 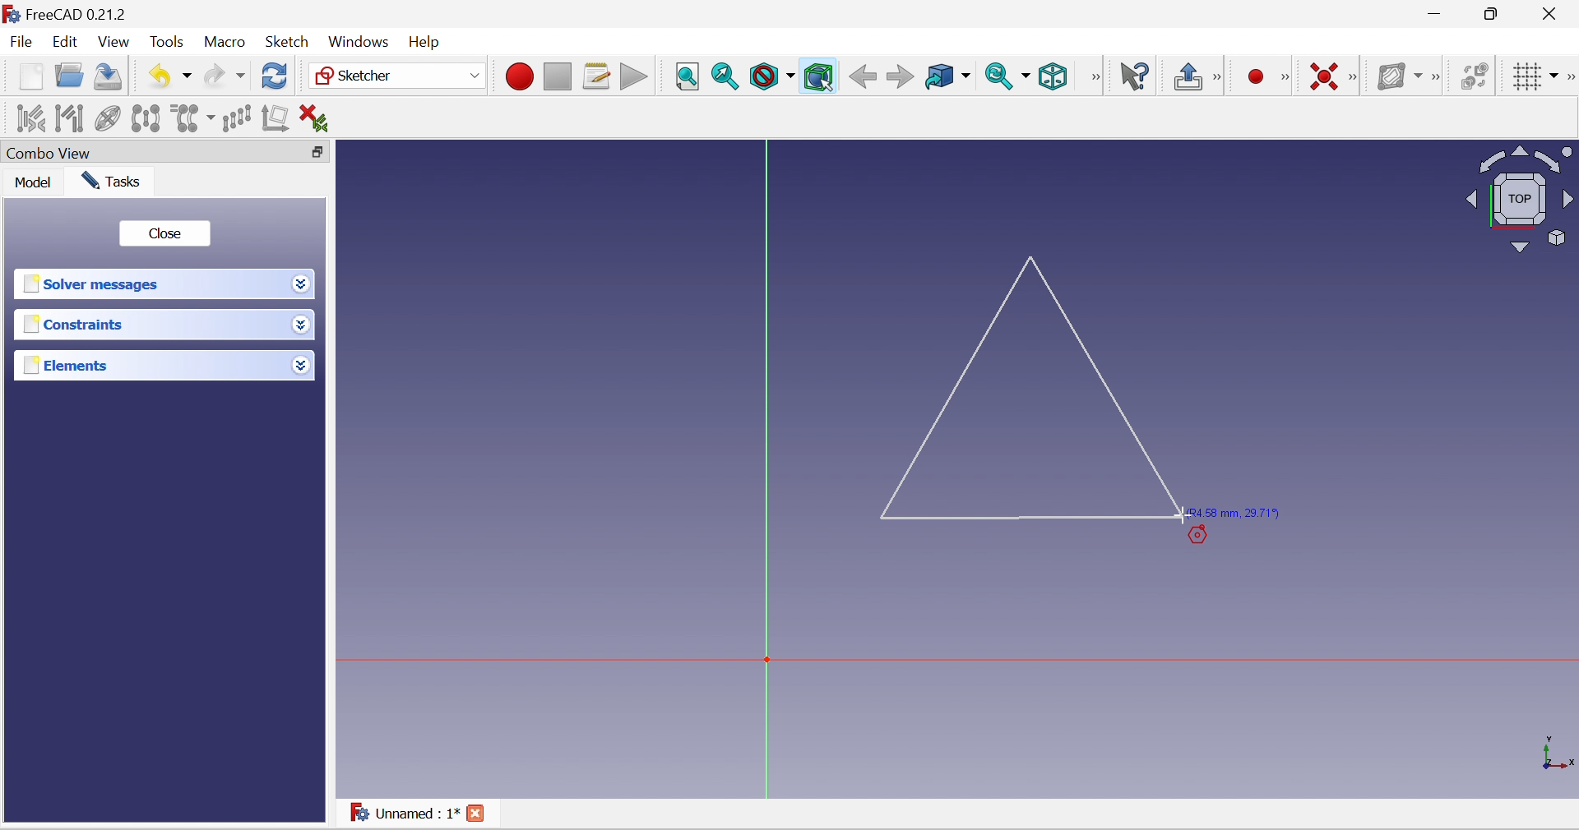 I want to click on View, so click(x=114, y=44).